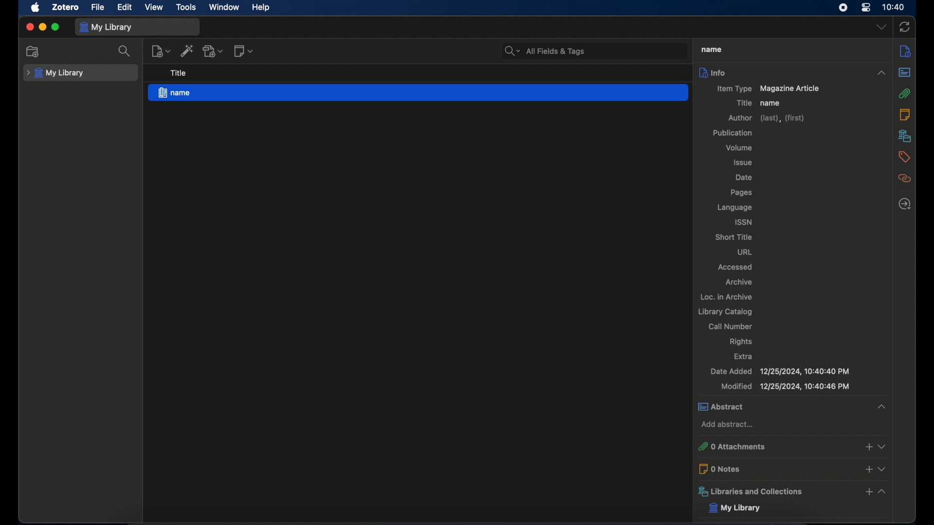 The image size is (934, 525). What do you see at coordinates (792, 447) in the screenshot?
I see `0 attachments` at bounding box center [792, 447].